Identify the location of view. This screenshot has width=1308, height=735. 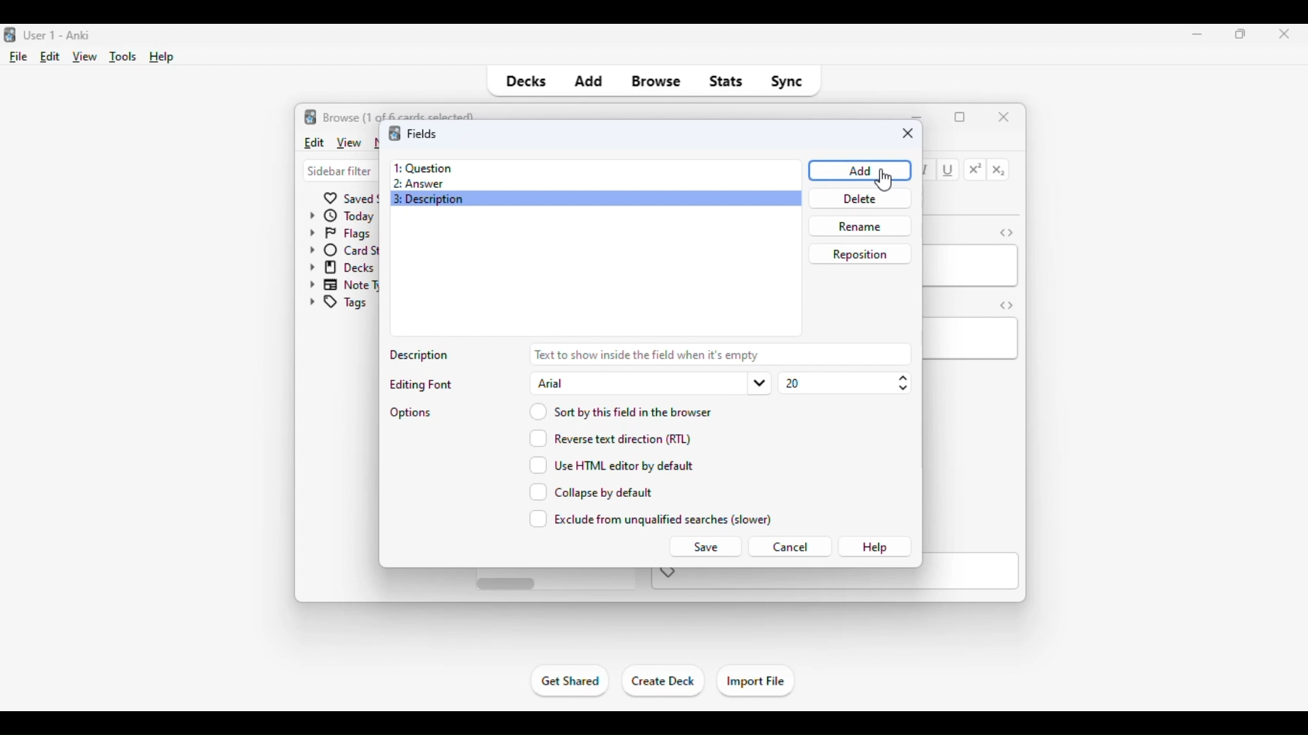
(85, 57).